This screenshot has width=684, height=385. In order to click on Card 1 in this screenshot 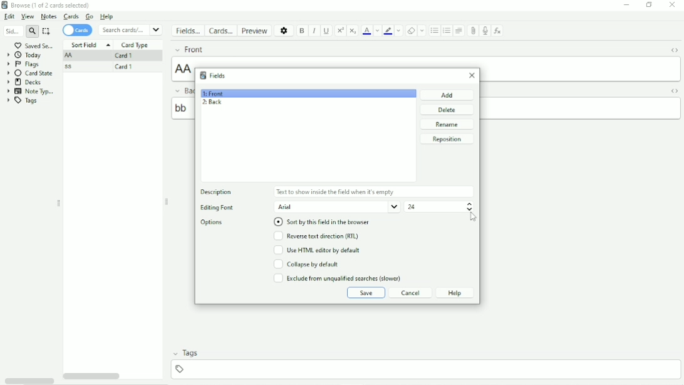, I will do `click(127, 56)`.